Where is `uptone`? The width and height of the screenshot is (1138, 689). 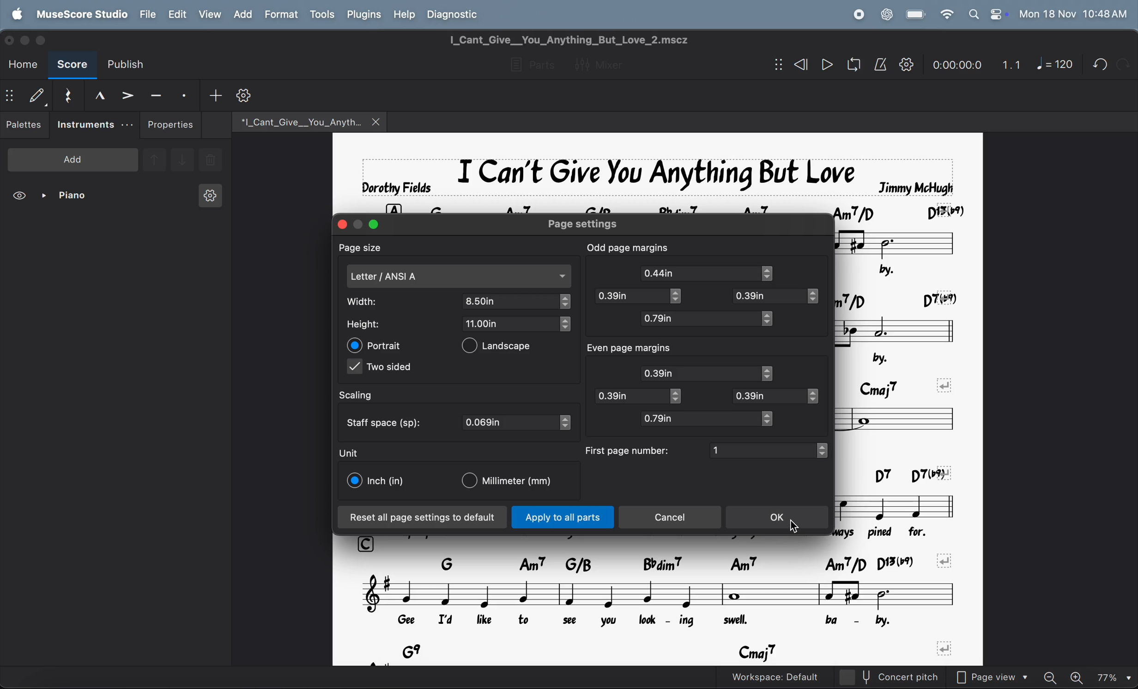
uptone is located at coordinates (154, 158).